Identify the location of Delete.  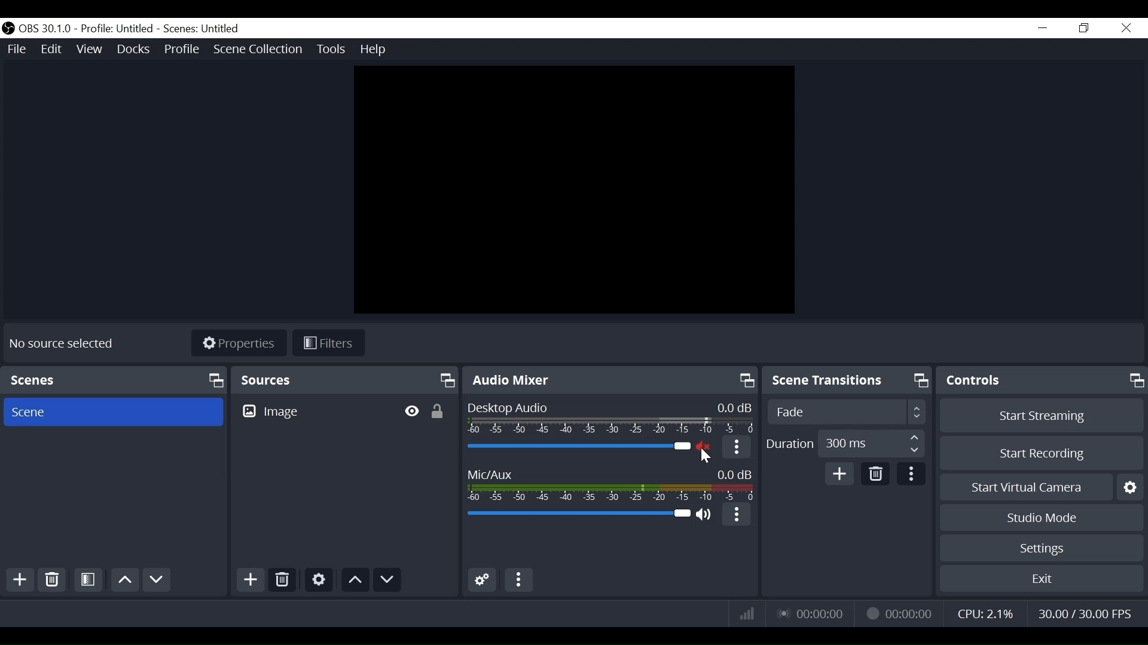
(53, 579).